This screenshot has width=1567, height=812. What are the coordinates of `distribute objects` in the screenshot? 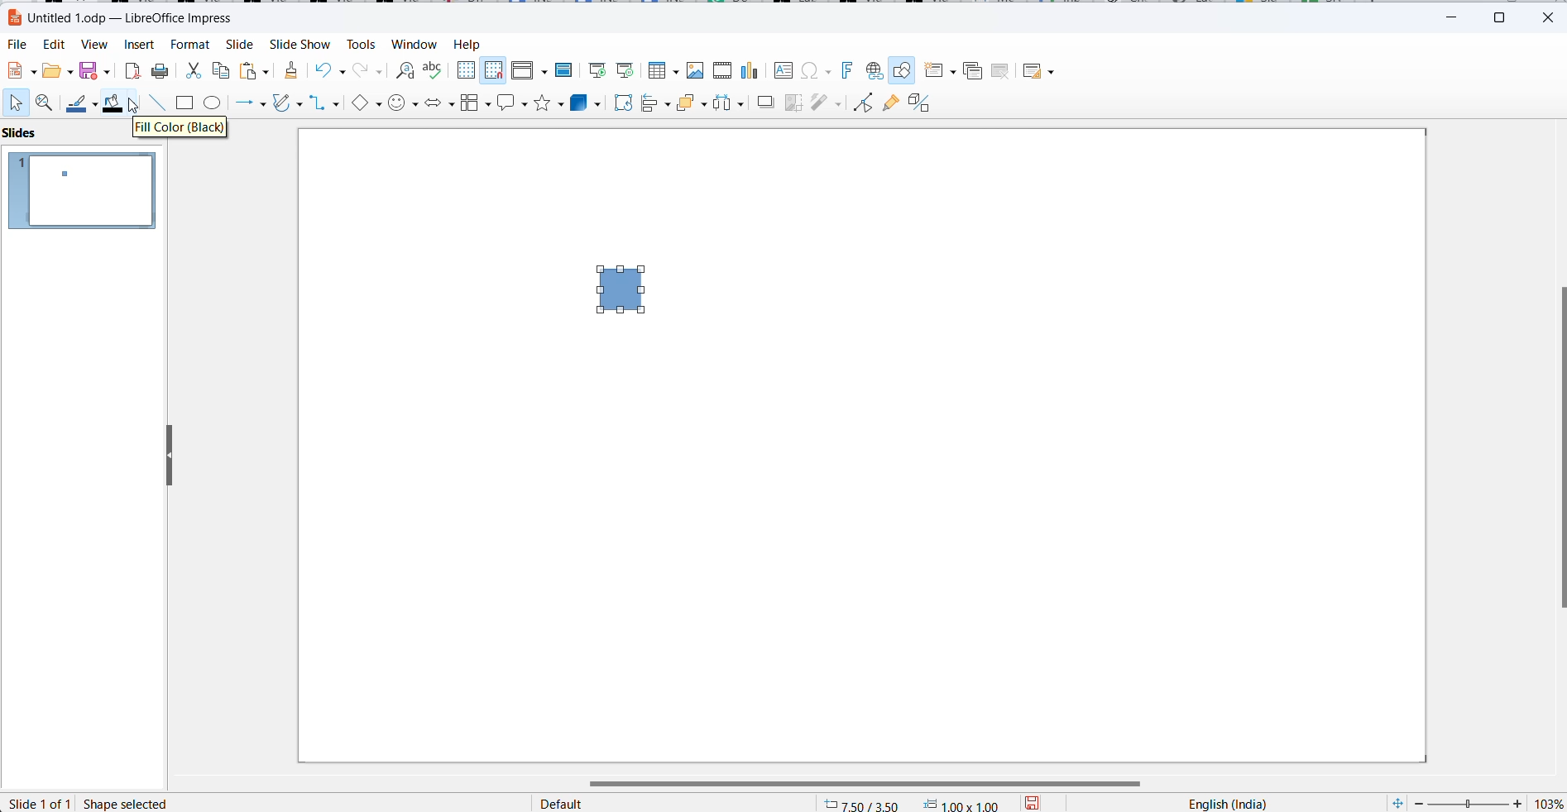 It's located at (729, 104).